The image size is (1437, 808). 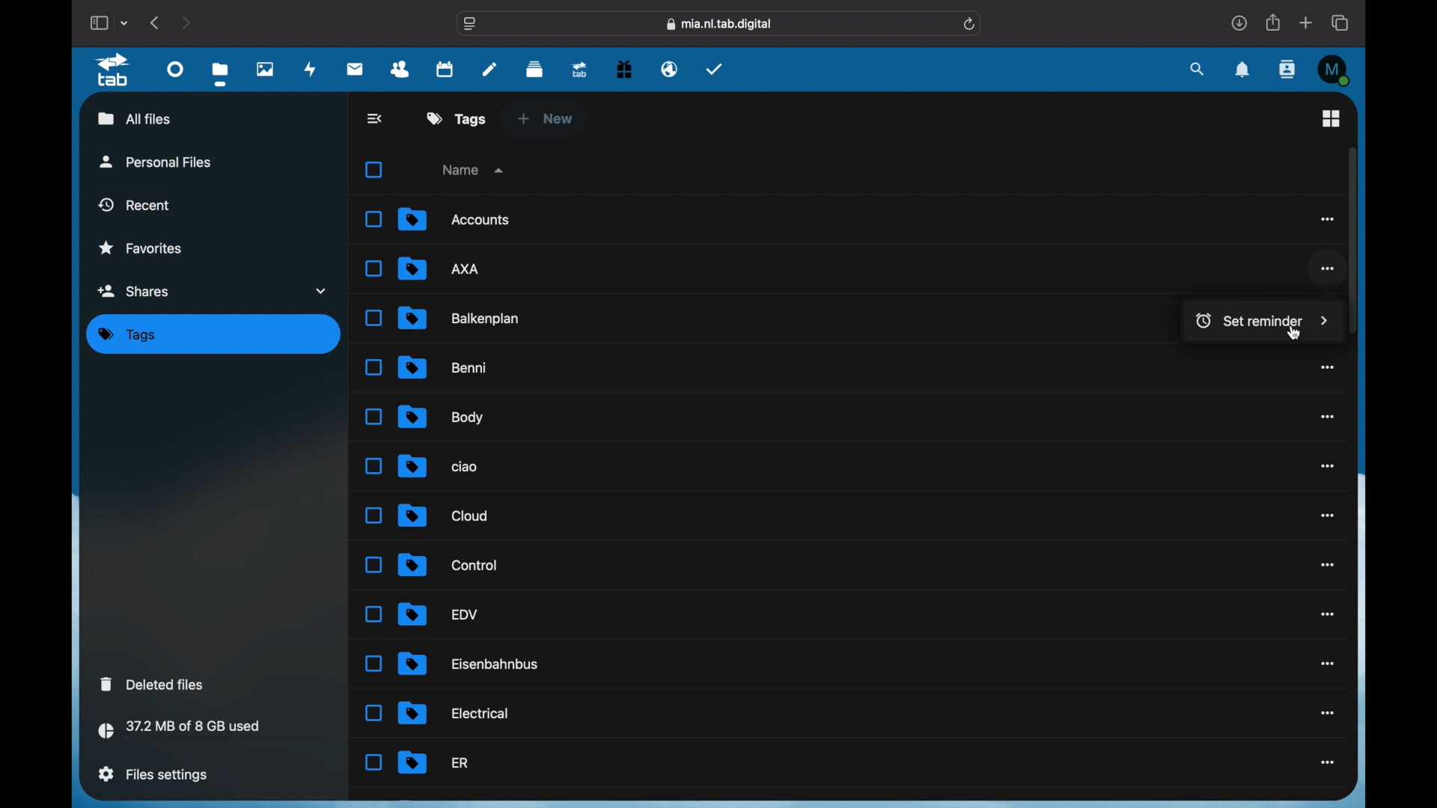 What do you see at coordinates (115, 70) in the screenshot?
I see `tab` at bounding box center [115, 70].